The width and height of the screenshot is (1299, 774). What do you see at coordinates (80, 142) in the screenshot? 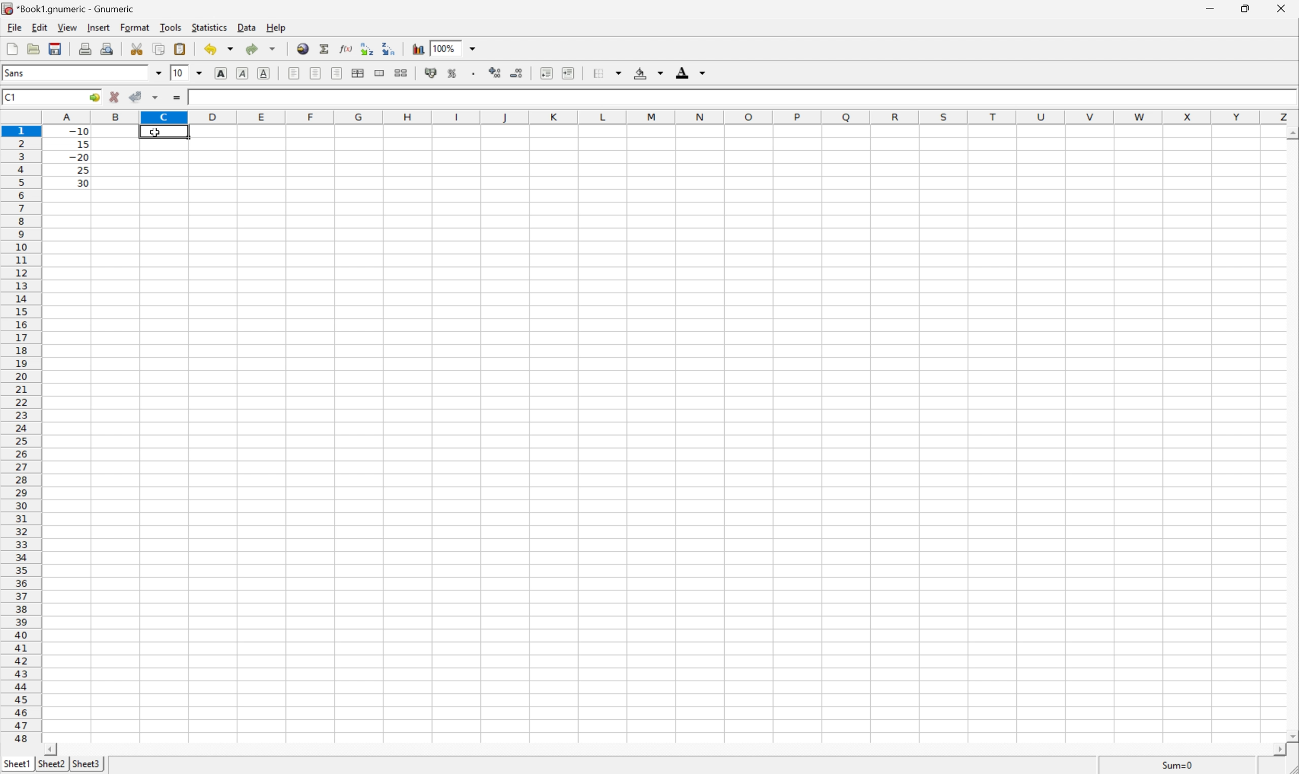
I see `15` at bounding box center [80, 142].